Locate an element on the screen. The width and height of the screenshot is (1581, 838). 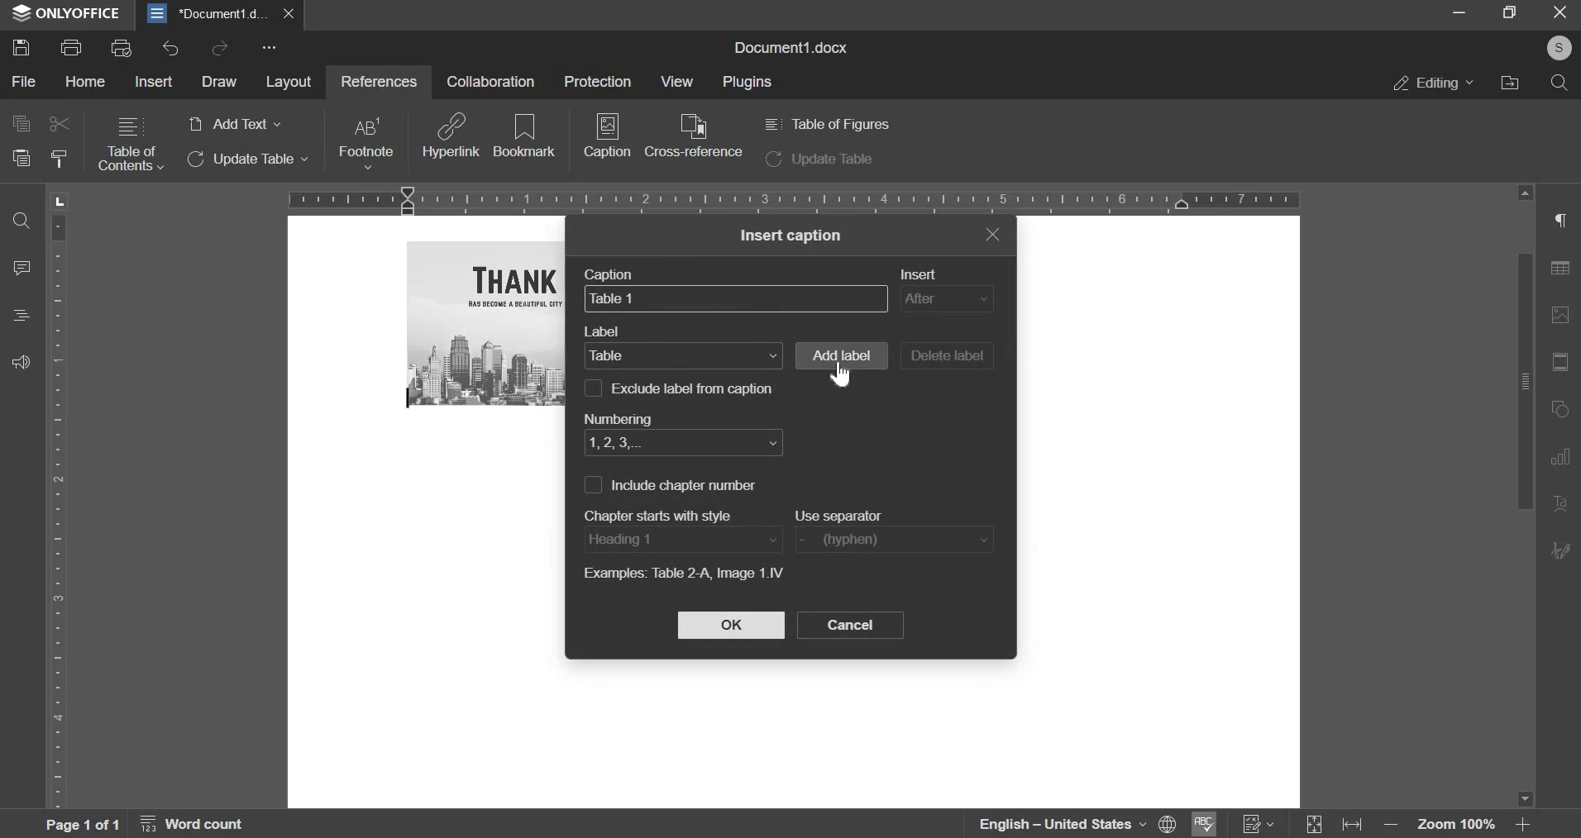
exclude label from caption is located at coordinates (696, 388).